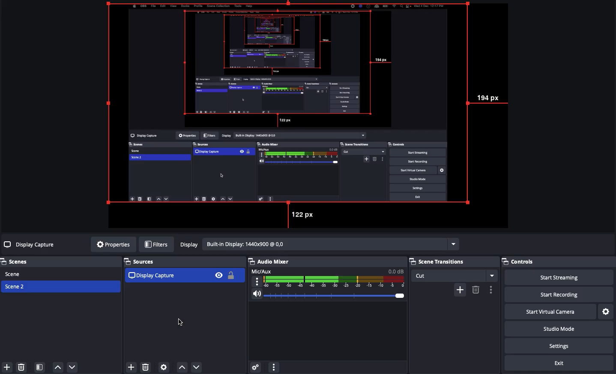  I want to click on Volume, so click(329, 294).